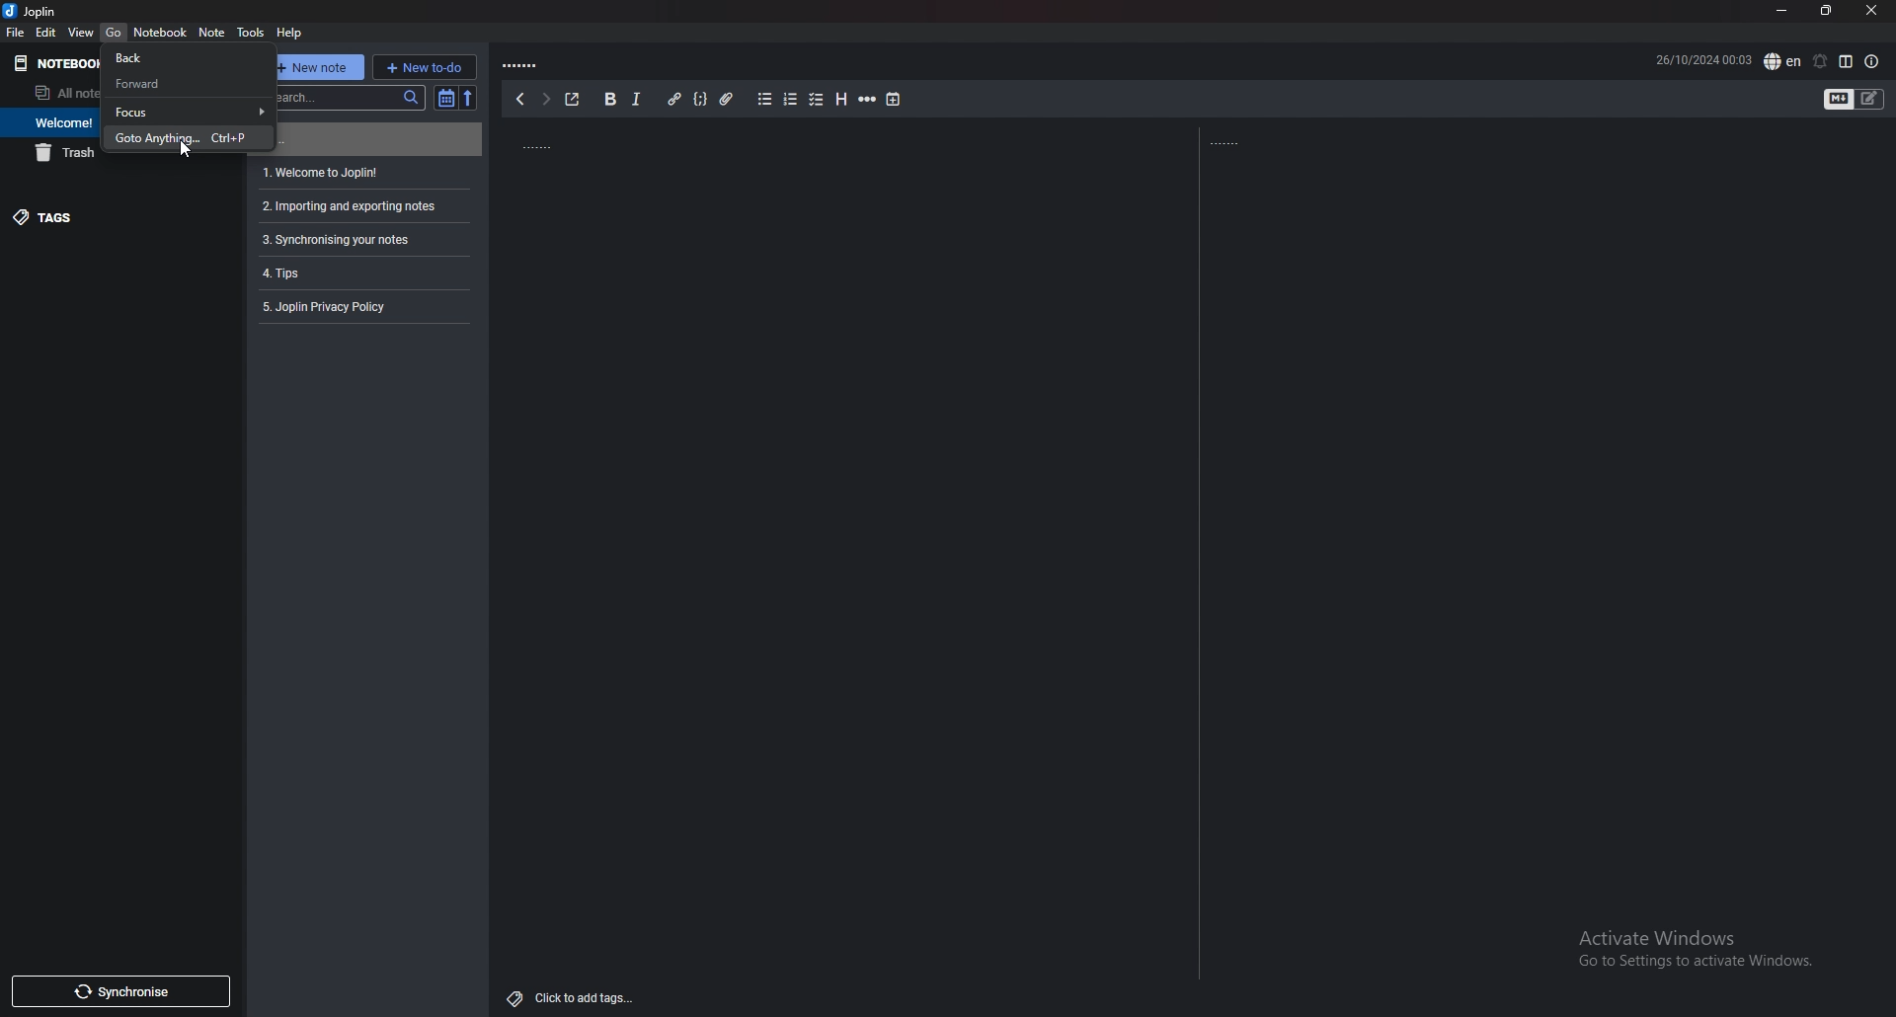 Image resolution: width=1896 pixels, height=1017 pixels. I want to click on note title, so click(593, 143).